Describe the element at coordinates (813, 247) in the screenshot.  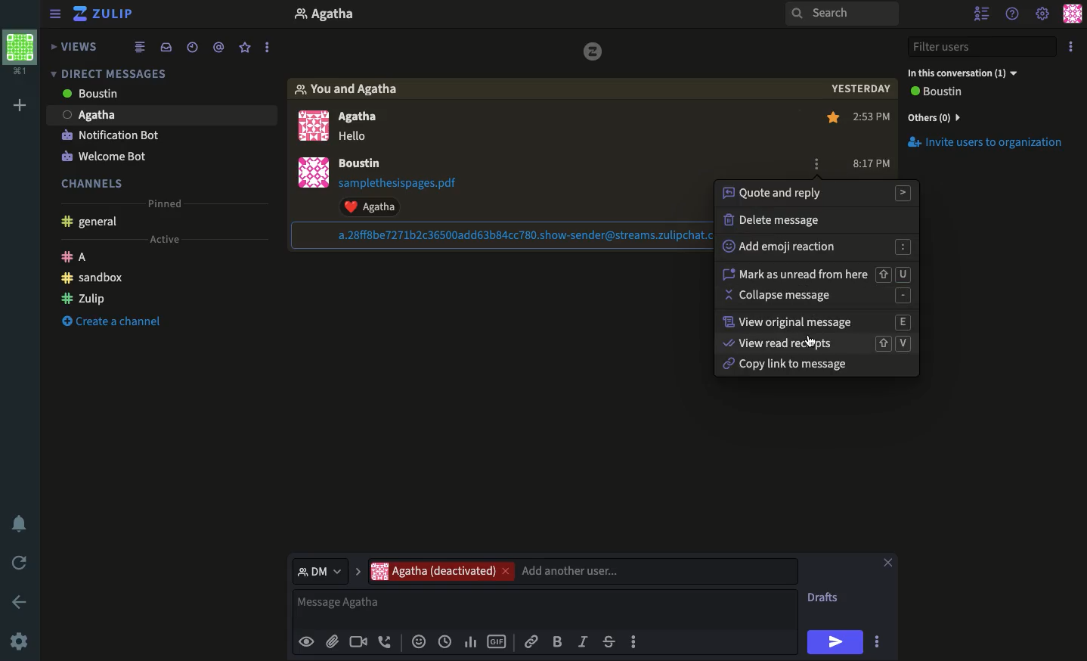
I see `add emoji reaction` at that location.